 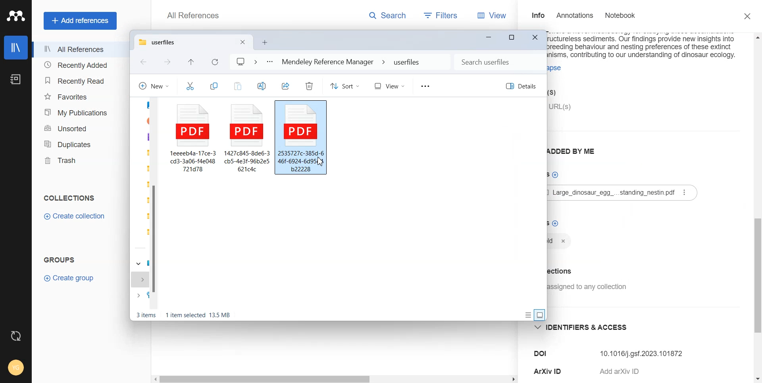 I want to click on Scroll down, so click(x=756, y=378).